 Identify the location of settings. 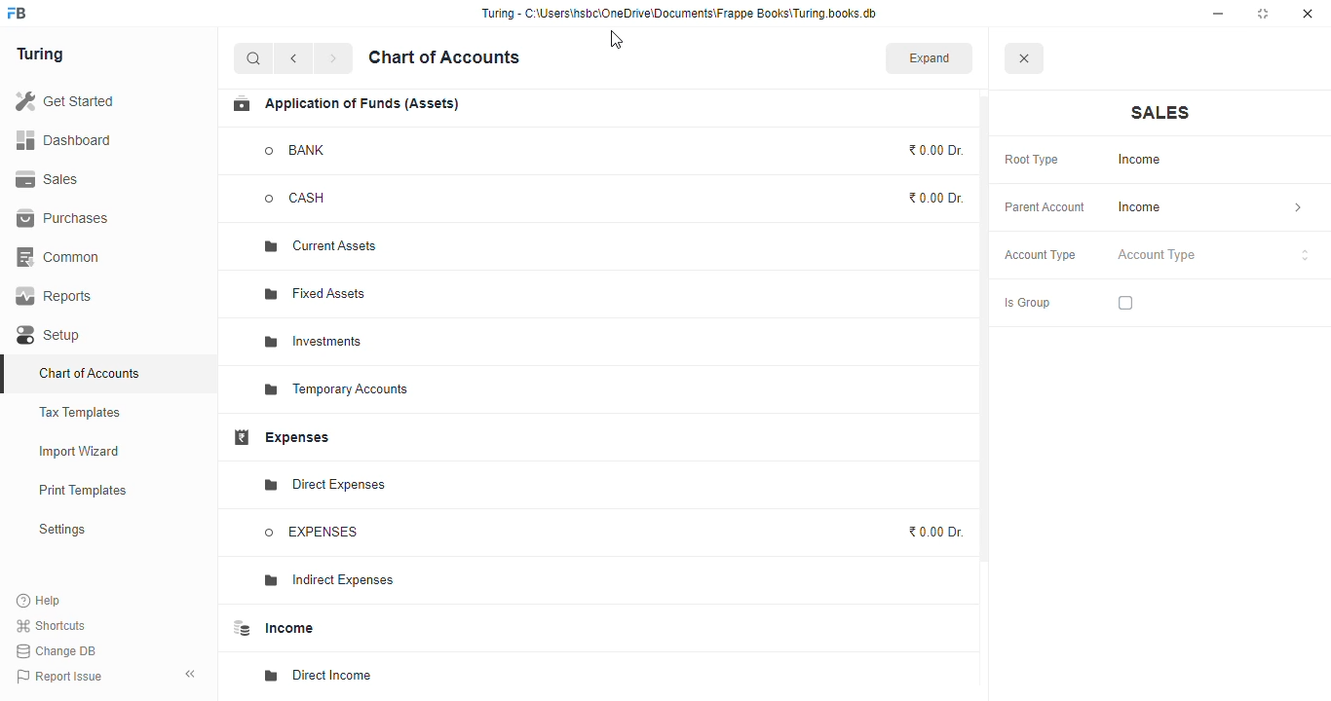
(61, 529).